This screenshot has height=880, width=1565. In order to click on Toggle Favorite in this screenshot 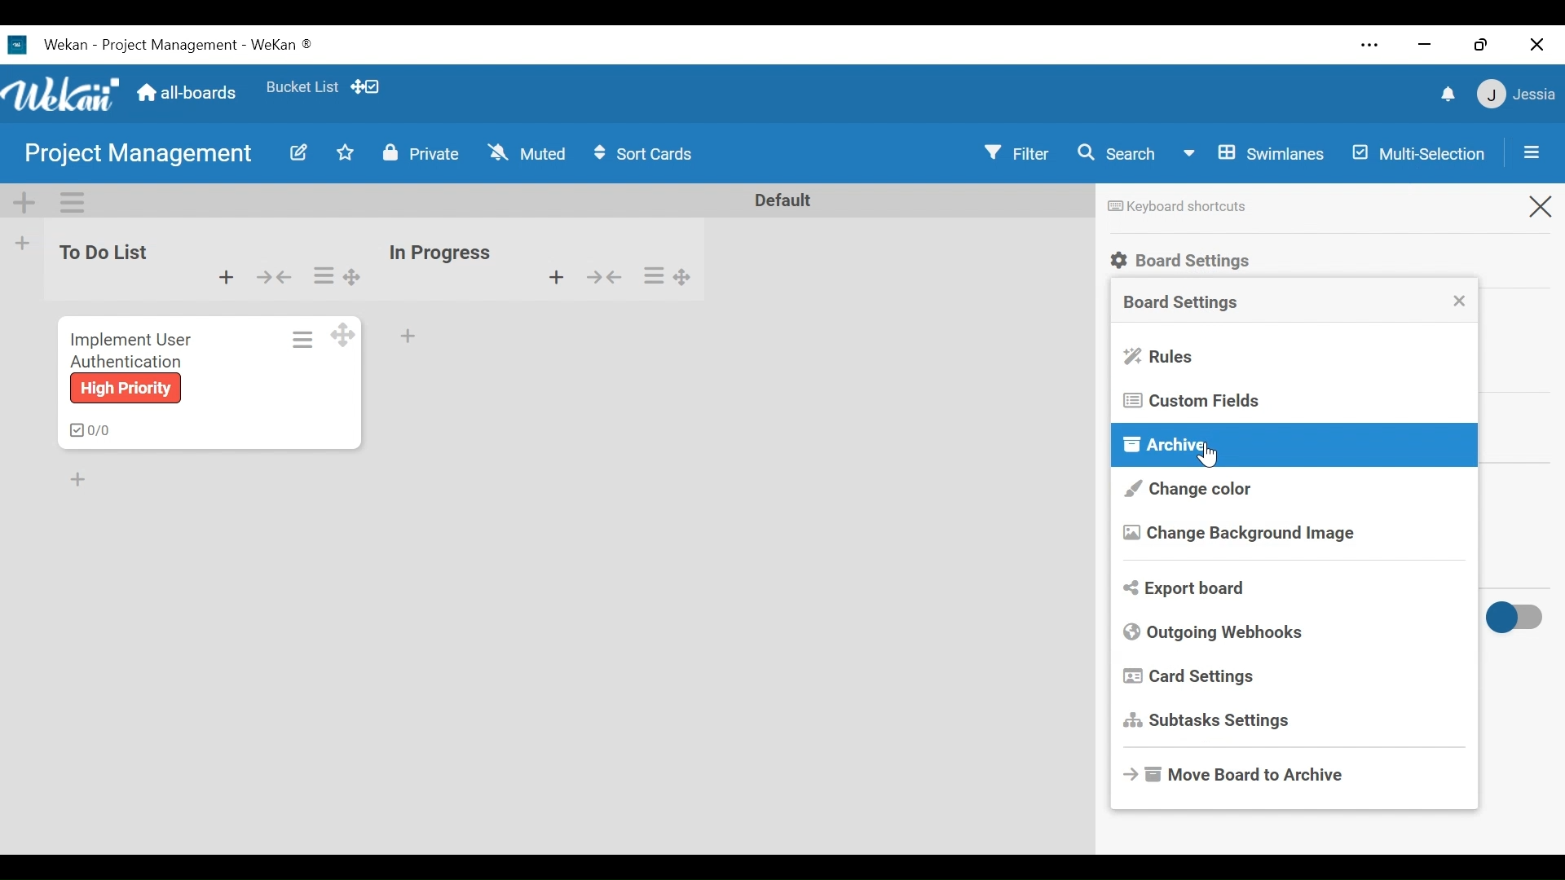, I will do `click(342, 154)`.